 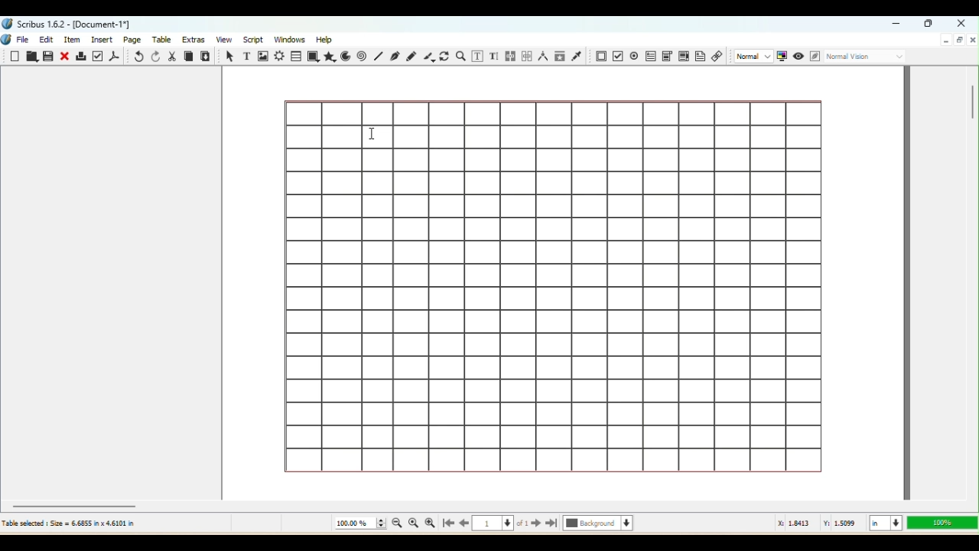 I want to click on Go to the next page, so click(x=536, y=524).